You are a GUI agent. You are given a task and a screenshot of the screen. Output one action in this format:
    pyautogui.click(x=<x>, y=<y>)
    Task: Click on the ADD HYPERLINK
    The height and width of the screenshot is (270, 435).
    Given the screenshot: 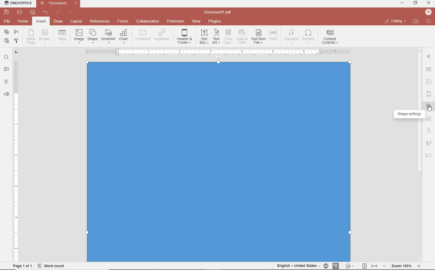 What is the action you would take?
    pyautogui.click(x=162, y=36)
    